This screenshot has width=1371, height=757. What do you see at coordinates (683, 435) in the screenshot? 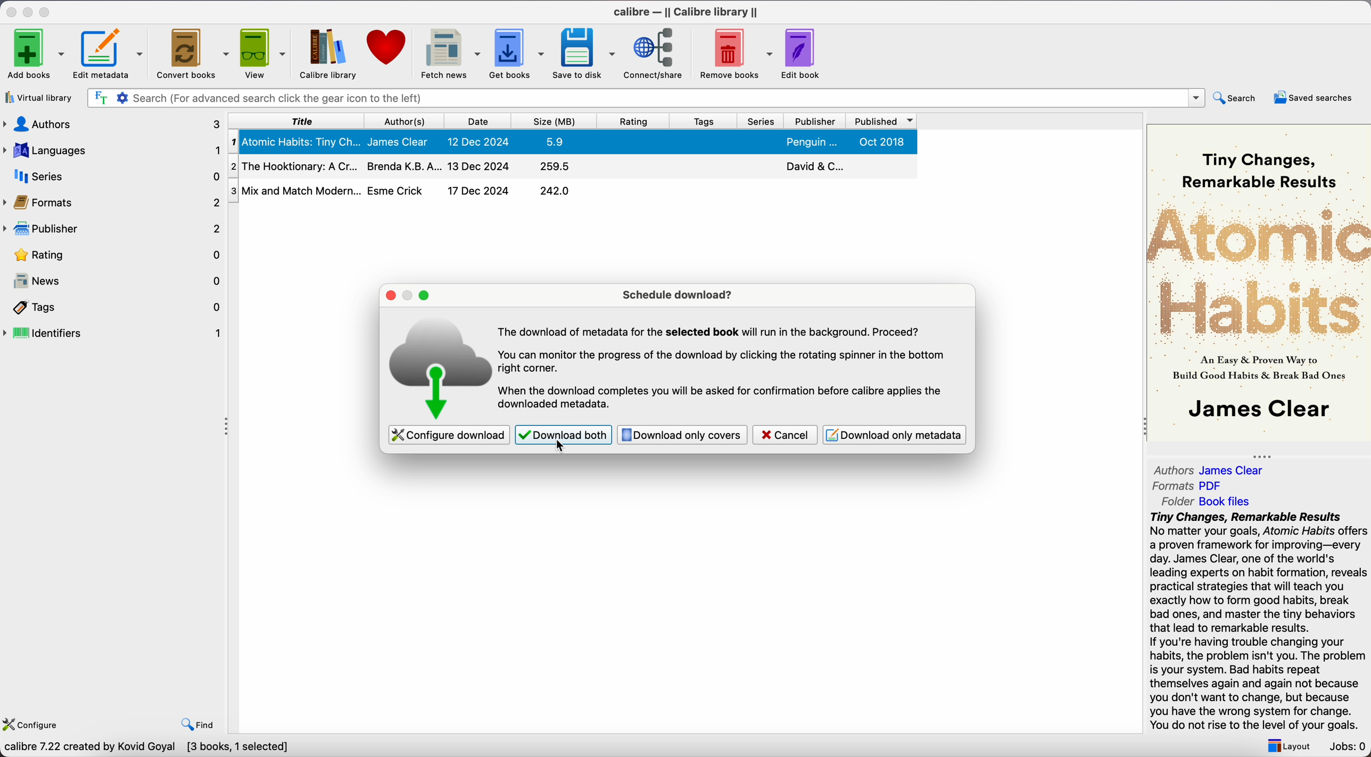
I see `download only covers` at bounding box center [683, 435].